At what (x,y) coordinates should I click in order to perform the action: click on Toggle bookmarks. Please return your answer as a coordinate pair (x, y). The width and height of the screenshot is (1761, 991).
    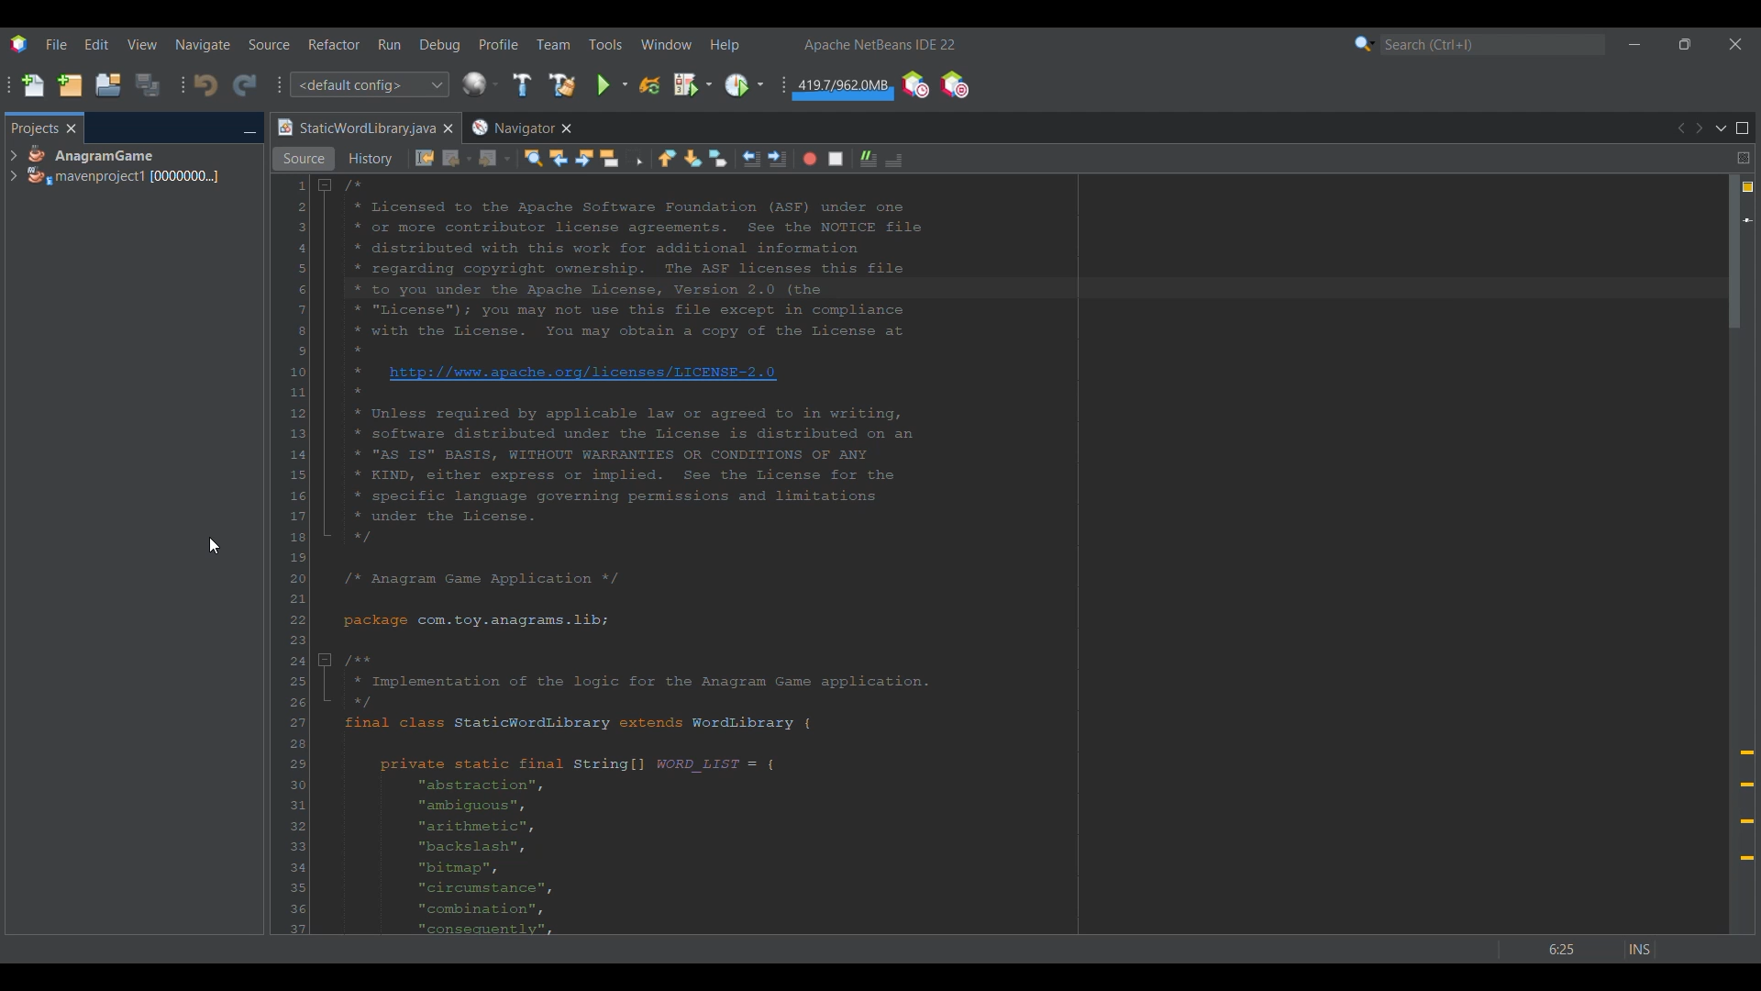
    Looking at the image, I should click on (717, 158).